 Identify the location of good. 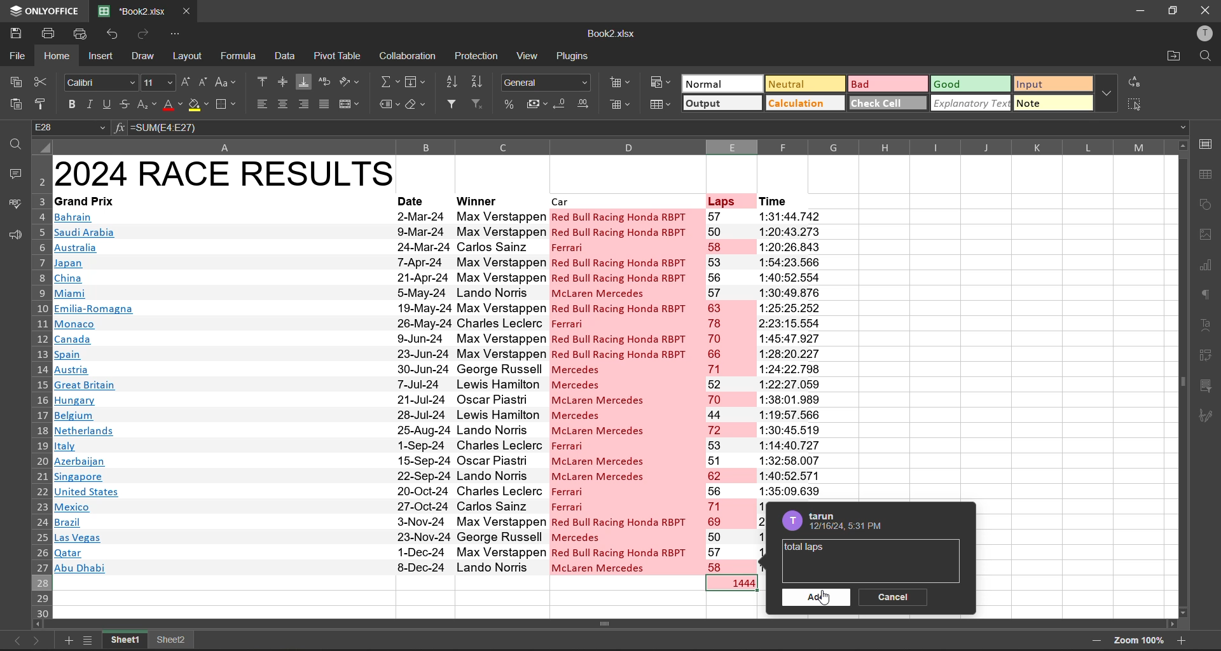
(969, 83).